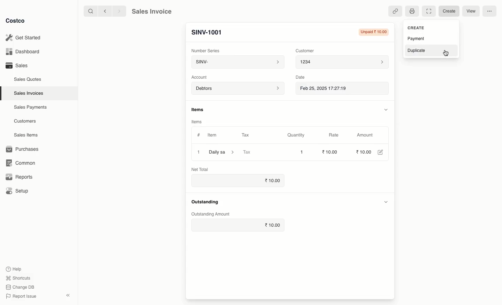  Describe the element at coordinates (199, 135) in the screenshot. I see `#` at that location.